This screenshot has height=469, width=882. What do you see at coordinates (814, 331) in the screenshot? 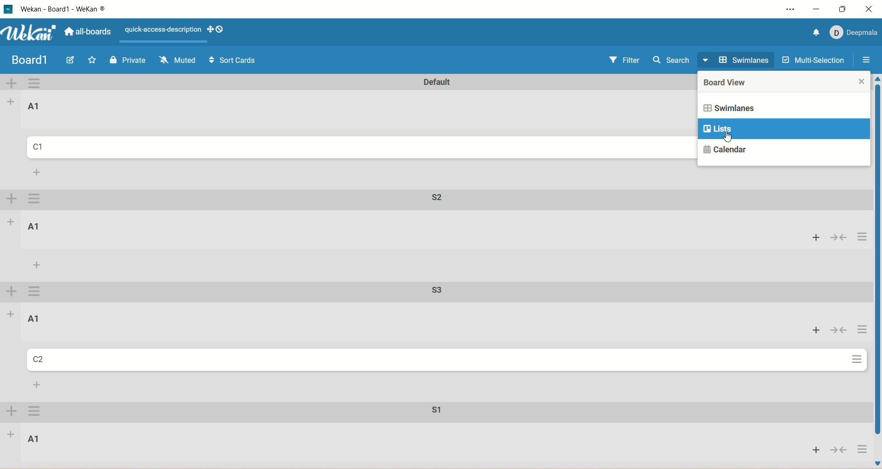
I see `add` at bounding box center [814, 331].